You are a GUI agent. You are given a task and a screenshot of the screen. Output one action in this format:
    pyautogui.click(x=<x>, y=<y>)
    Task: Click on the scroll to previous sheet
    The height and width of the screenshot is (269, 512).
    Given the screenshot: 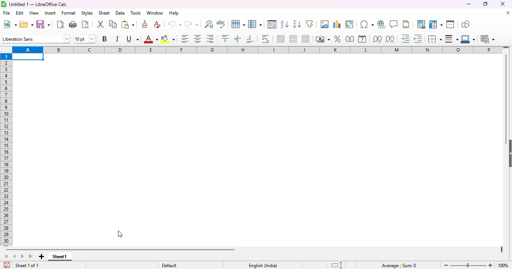 What is the action you would take?
    pyautogui.click(x=14, y=256)
    